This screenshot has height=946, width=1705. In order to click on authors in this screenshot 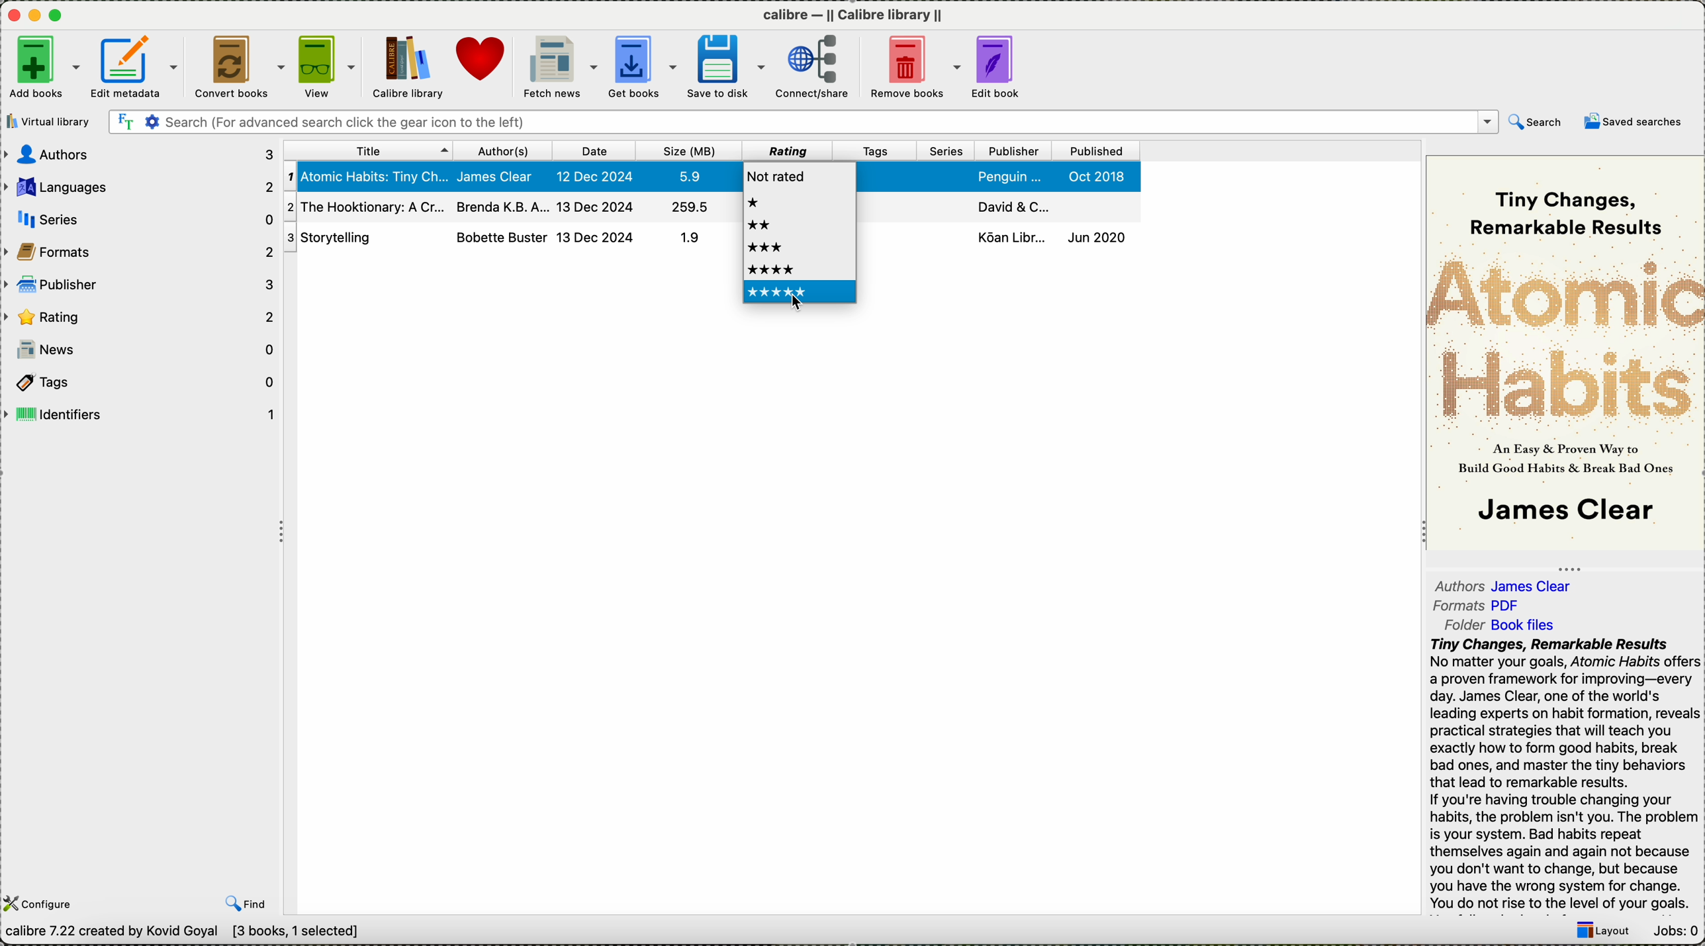, I will do `click(504, 150)`.